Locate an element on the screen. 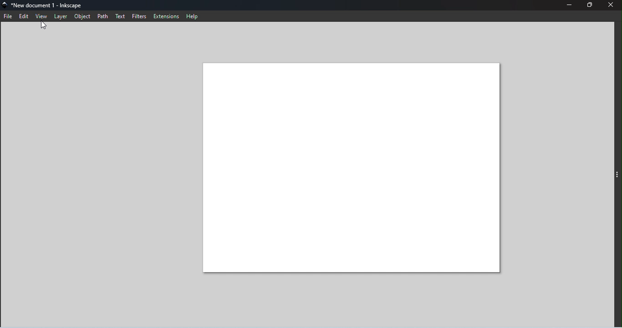  View is located at coordinates (41, 17).